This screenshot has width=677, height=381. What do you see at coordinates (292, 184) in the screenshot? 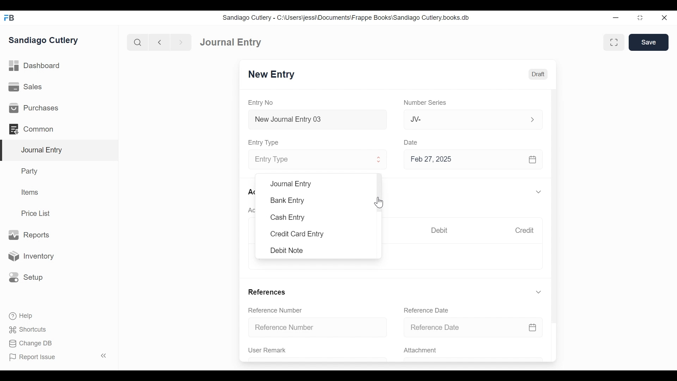
I see `Journal Entry` at bounding box center [292, 184].